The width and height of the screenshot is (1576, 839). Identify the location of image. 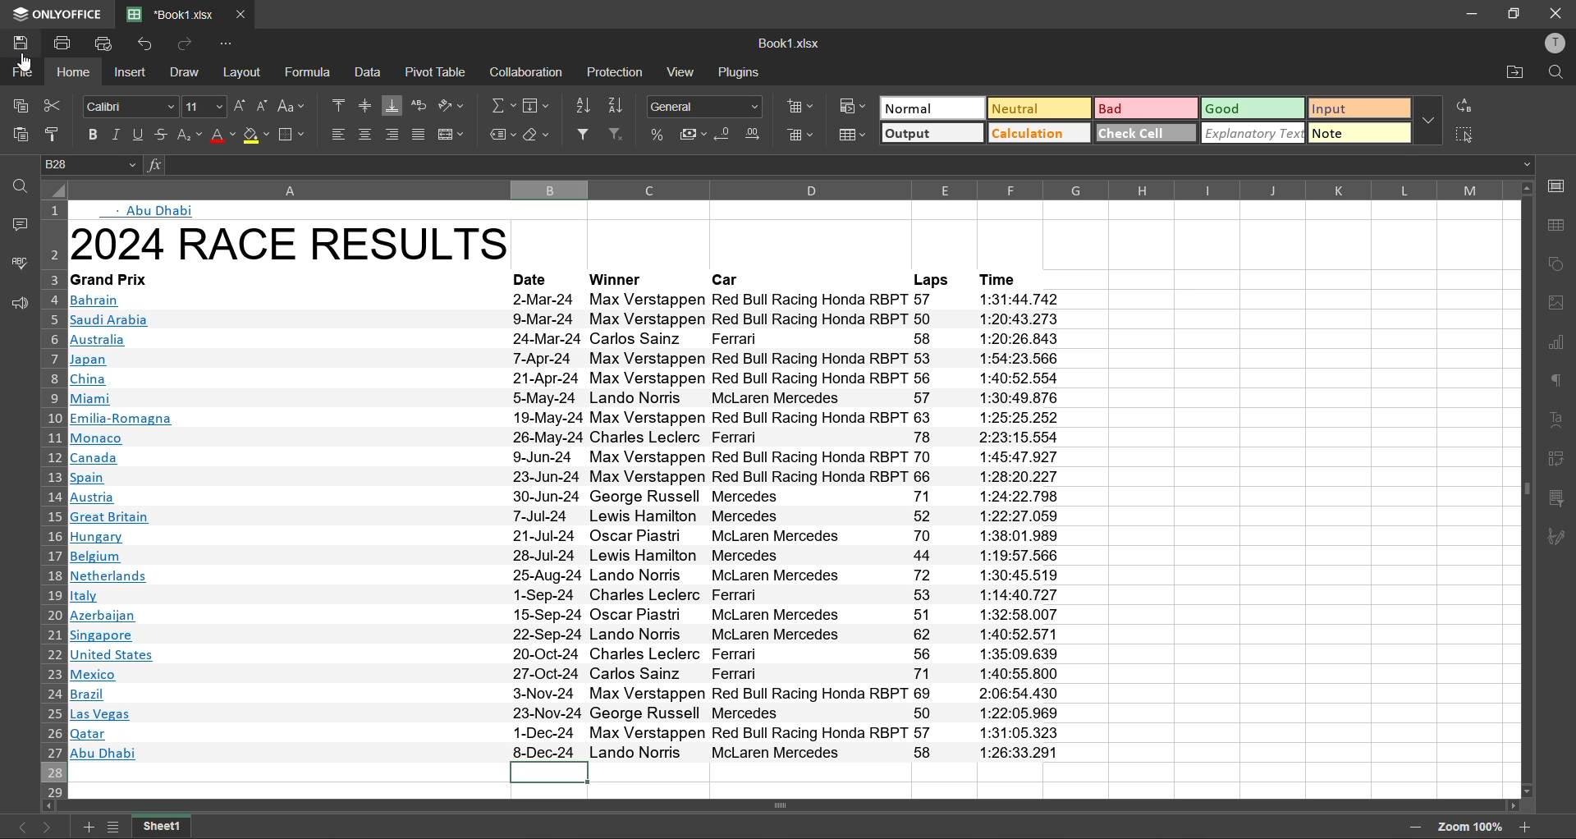
(1561, 301).